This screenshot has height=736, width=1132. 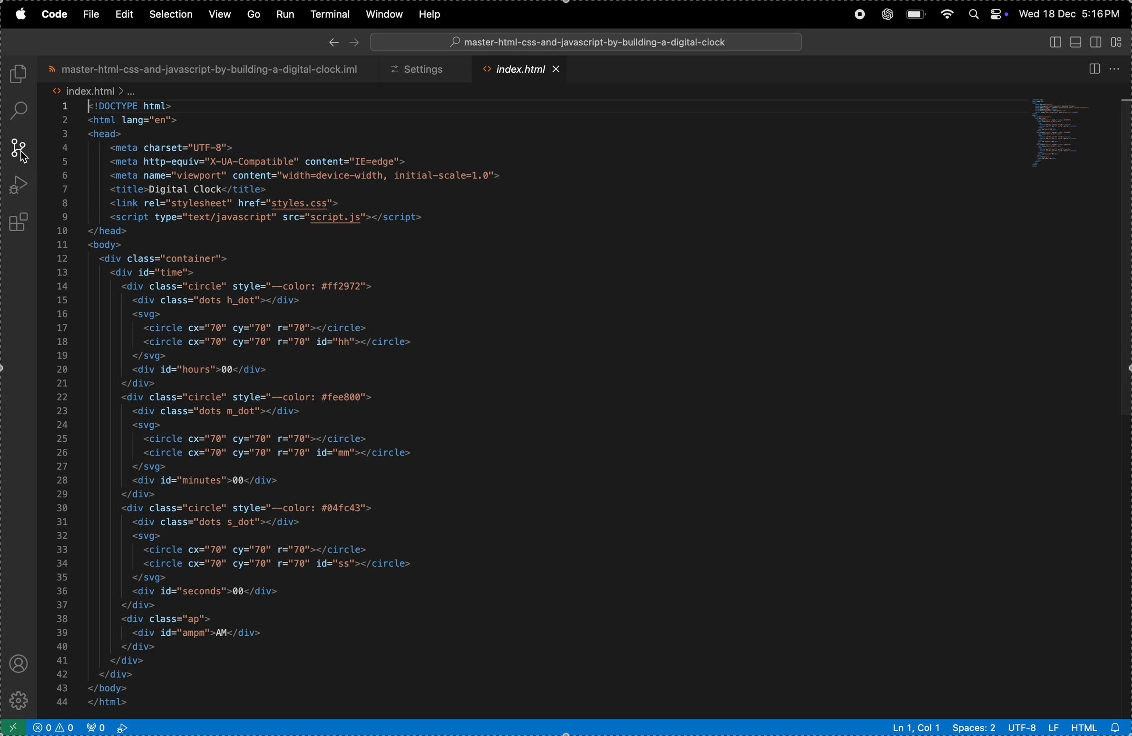 What do you see at coordinates (113, 673) in the screenshot?
I see `</div>` at bounding box center [113, 673].